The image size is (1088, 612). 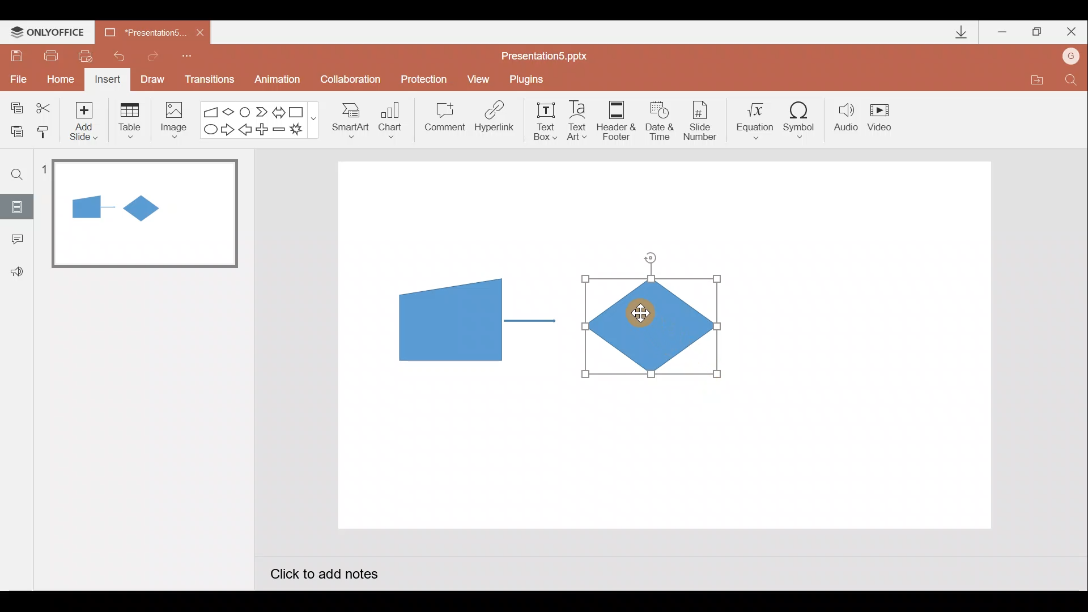 What do you see at coordinates (44, 130) in the screenshot?
I see `Copy style` at bounding box center [44, 130].